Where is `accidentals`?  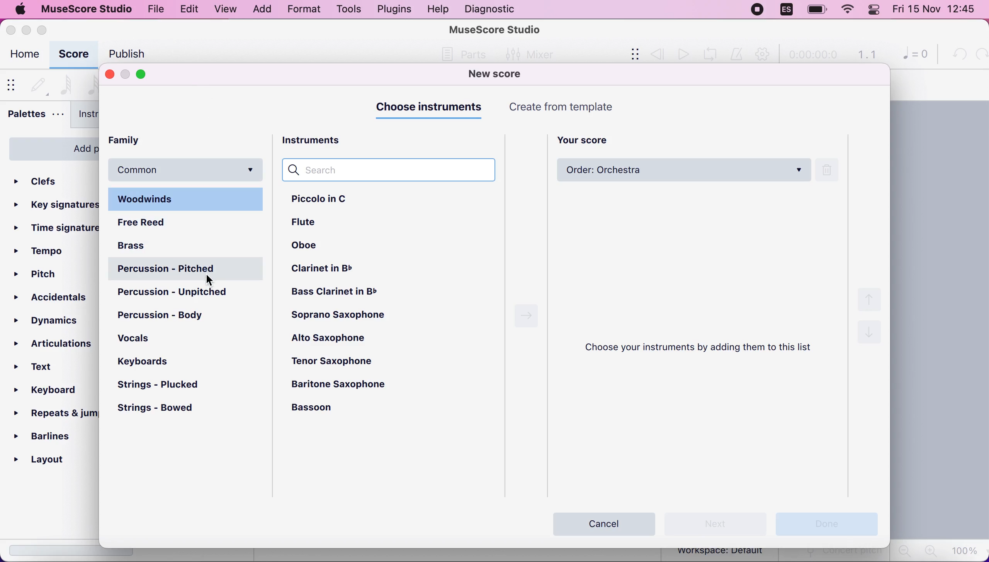 accidentals is located at coordinates (53, 298).